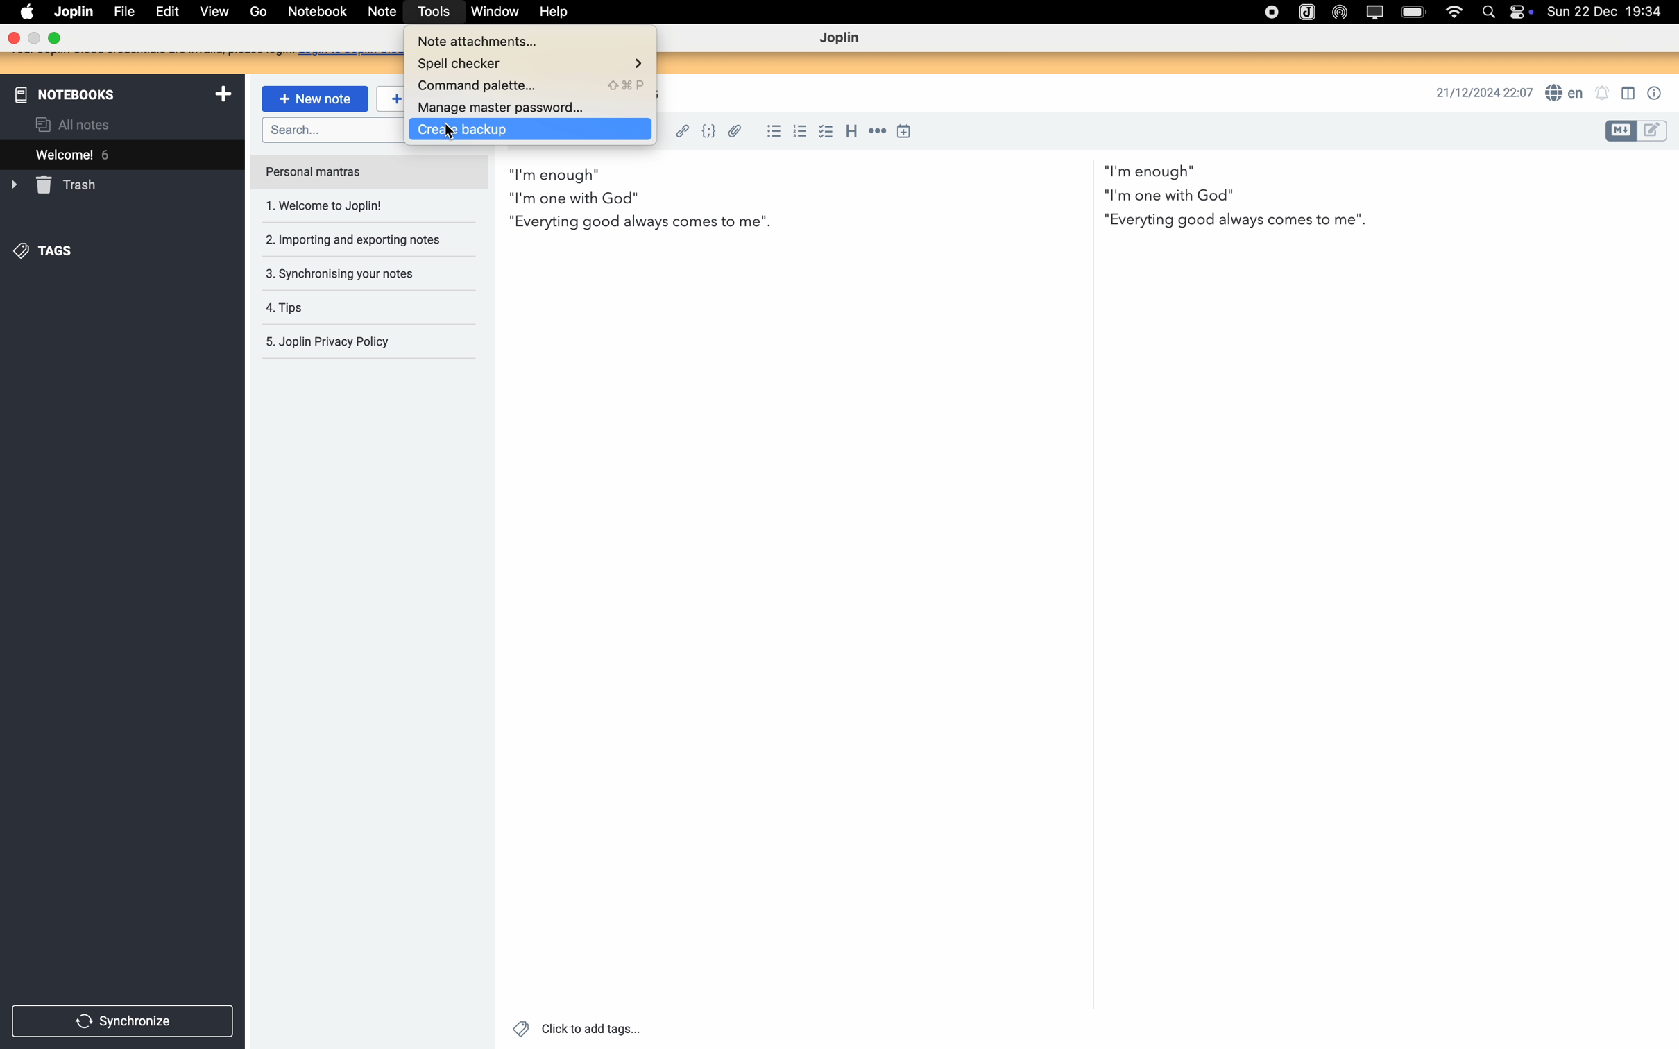 The image size is (1679, 1049). Describe the element at coordinates (332, 207) in the screenshot. I see `welcome to joplin note` at that location.